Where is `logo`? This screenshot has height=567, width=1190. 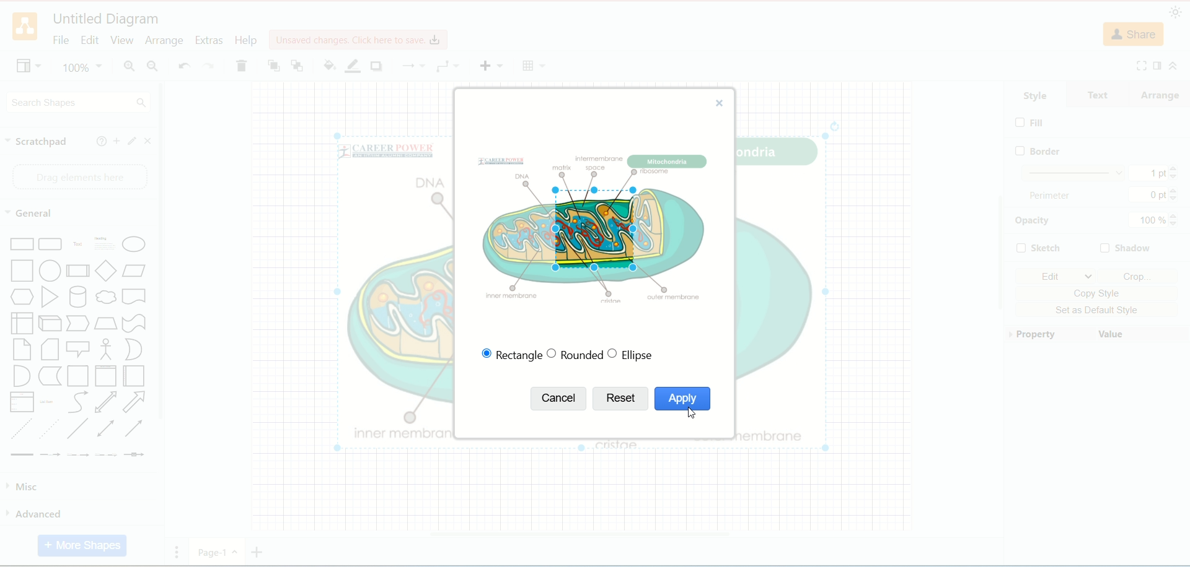
logo is located at coordinates (25, 27).